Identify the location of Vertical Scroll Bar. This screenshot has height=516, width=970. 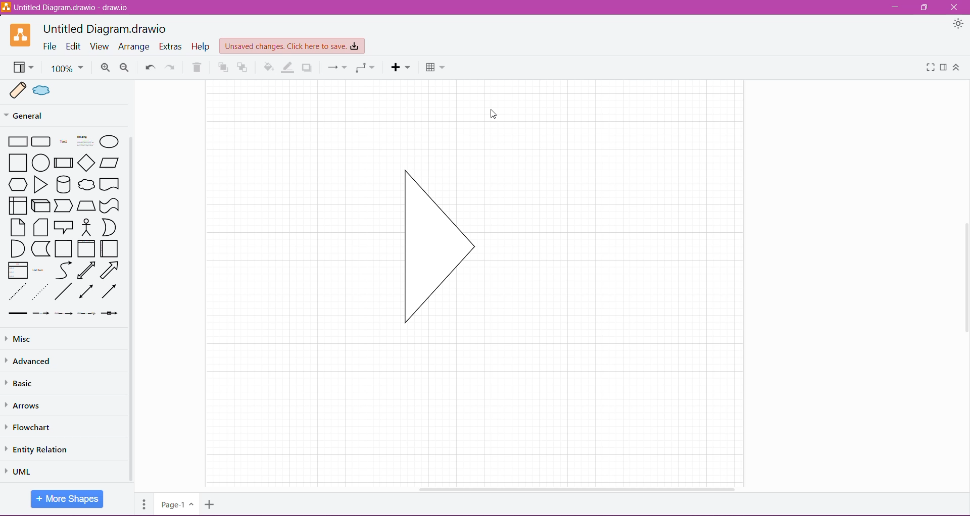
(964, 267).